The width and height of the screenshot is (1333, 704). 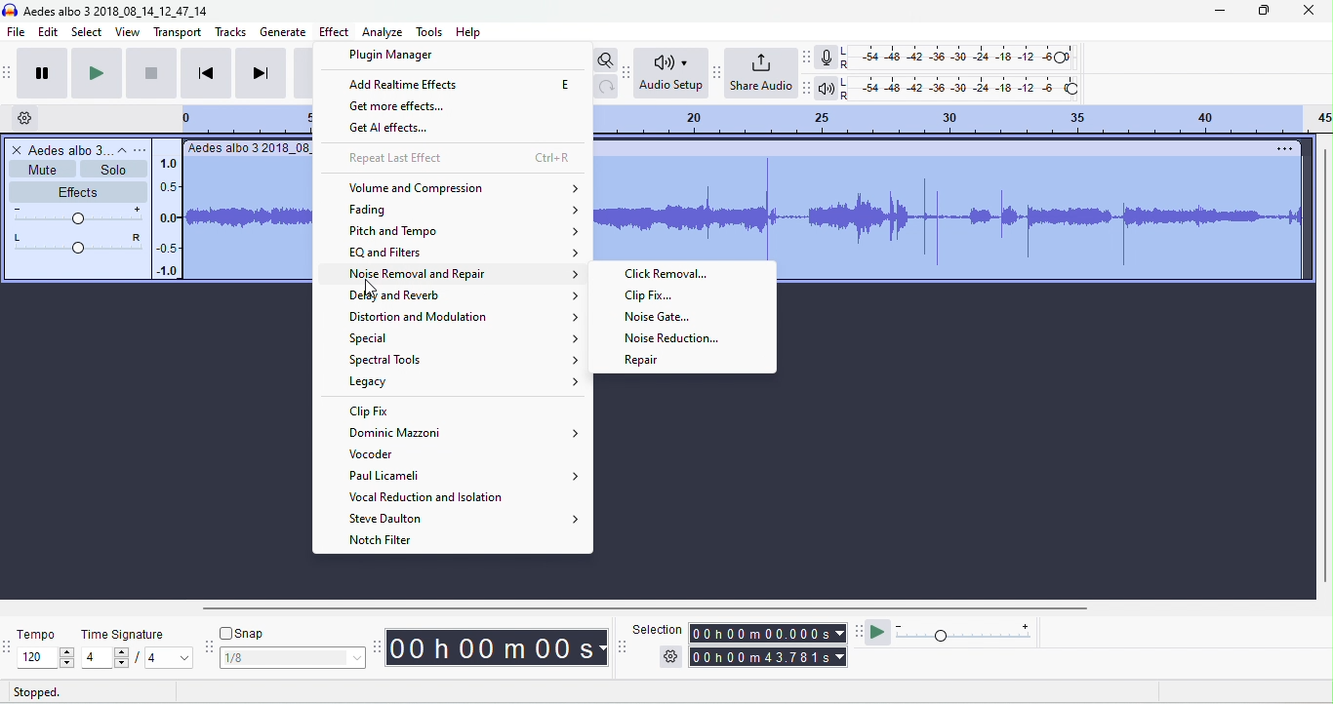 I want to click on vocoder, so click(x=390, y=456).